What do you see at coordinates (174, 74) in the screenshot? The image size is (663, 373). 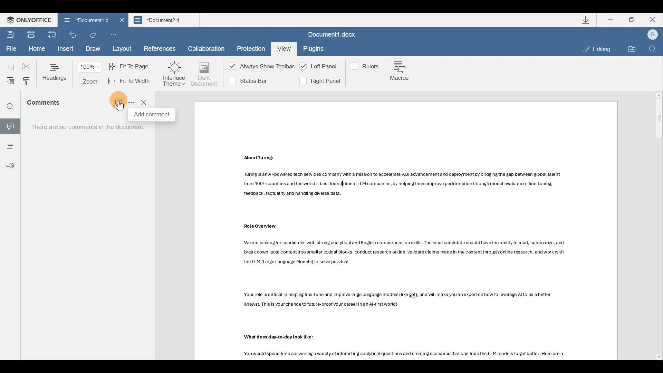 I see `Interface theme` at bounding box center [174, 74].